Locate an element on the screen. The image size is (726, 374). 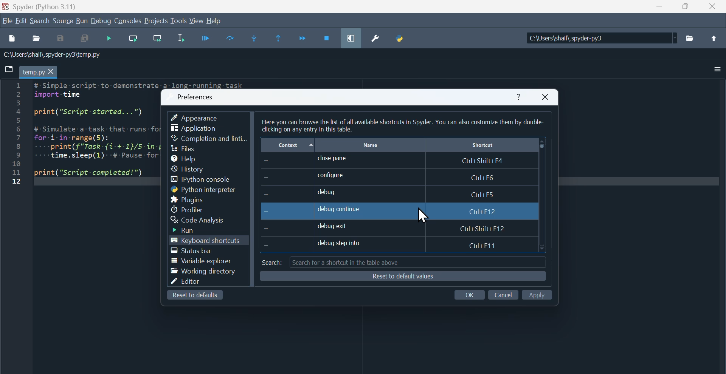
debug continue is located at coordinates (388, 210).